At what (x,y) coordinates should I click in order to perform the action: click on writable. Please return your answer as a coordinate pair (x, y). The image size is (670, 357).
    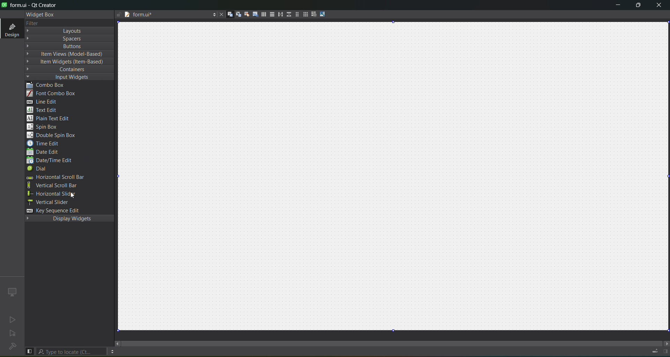
    Looking at the image, I should click on (117, 15).